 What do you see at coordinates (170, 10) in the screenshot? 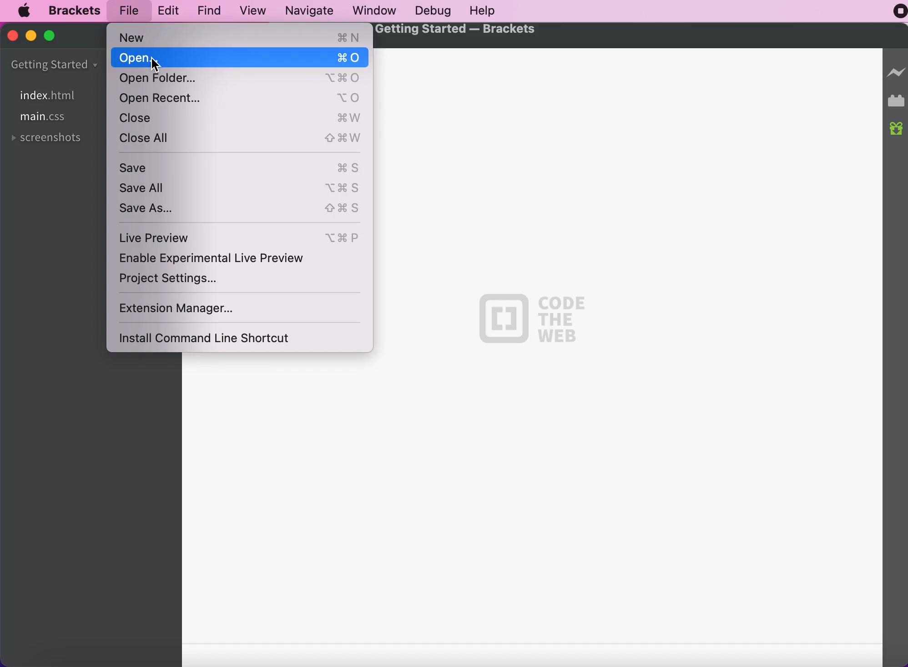
I see `edit` at bounding box center [170, 10].